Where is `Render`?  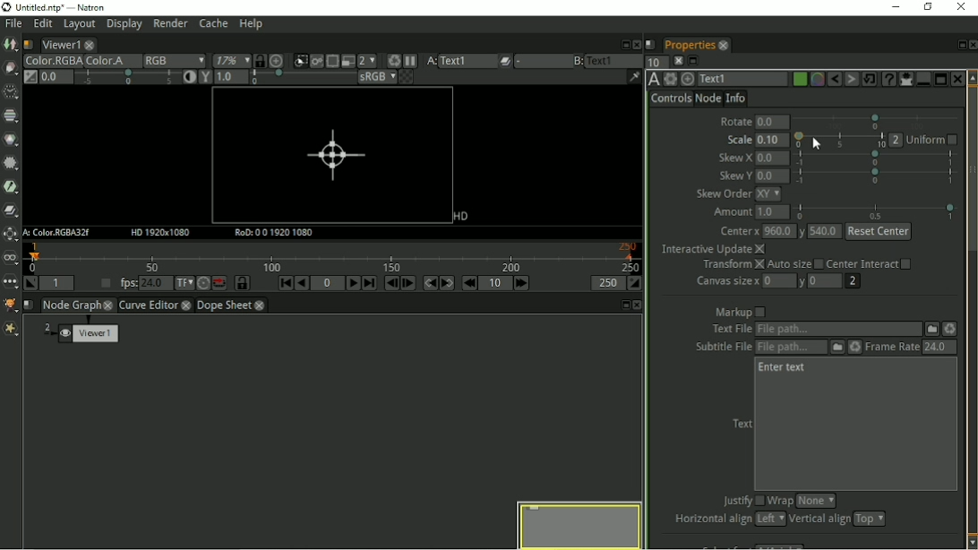
Render is located at coordinates (170, 24).